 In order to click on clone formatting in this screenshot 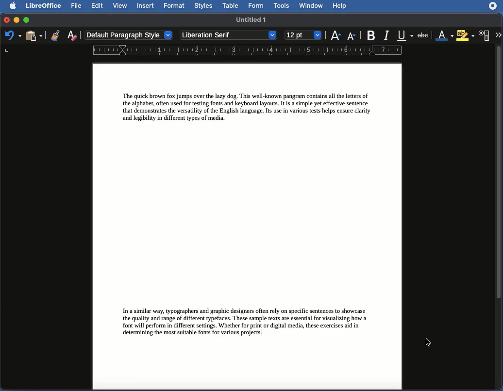, I will do `click(52, 35)`.